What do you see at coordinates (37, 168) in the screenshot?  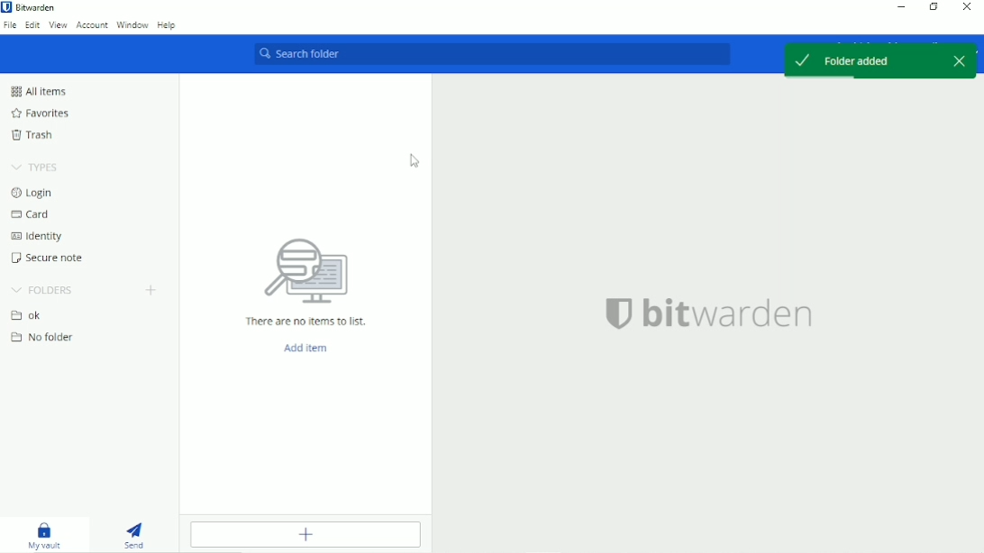 I see `Types` at bounding box center [37, 168].